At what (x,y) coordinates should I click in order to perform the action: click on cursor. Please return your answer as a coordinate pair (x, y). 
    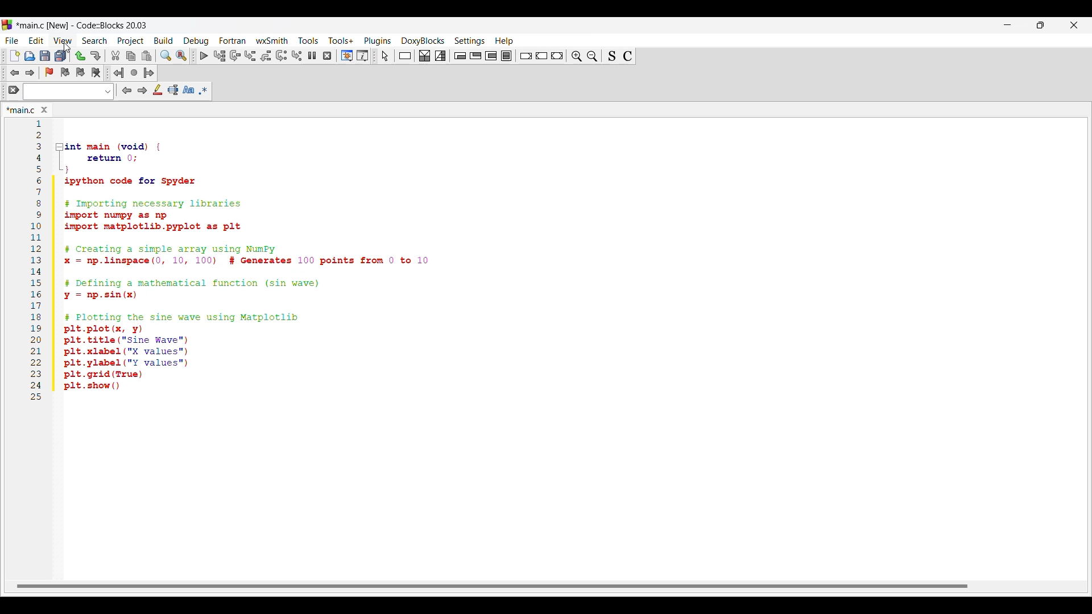
    Looking at the image, I should click on (68, 49).